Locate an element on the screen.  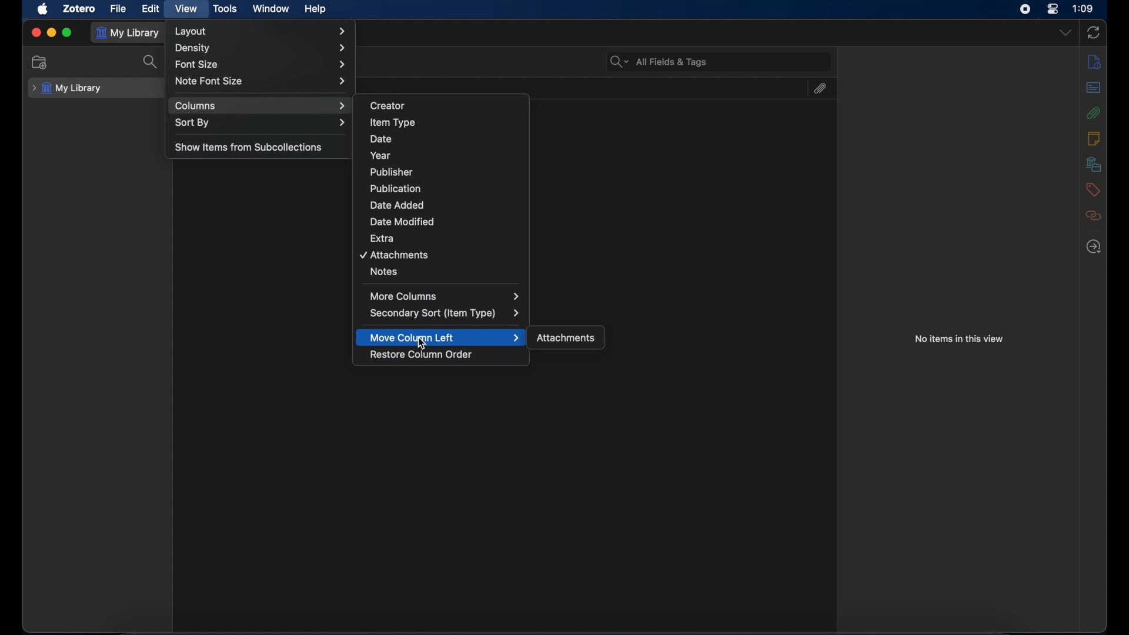
columns is located at coordinates (260, 106).